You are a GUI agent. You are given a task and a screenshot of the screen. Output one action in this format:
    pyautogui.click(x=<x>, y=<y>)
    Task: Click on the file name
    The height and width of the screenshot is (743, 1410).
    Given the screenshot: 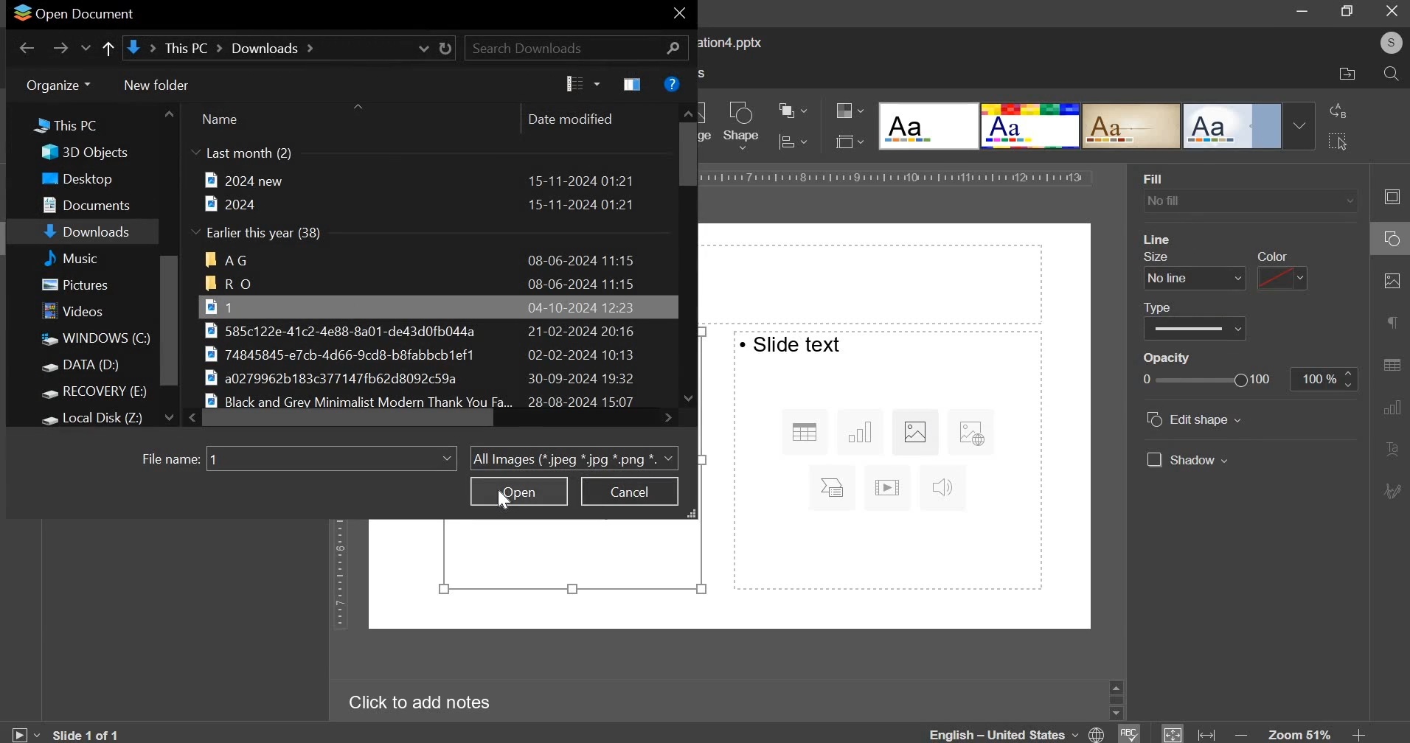 What is the action you would take?
    pyautogui.click(x=170, y=461)
    